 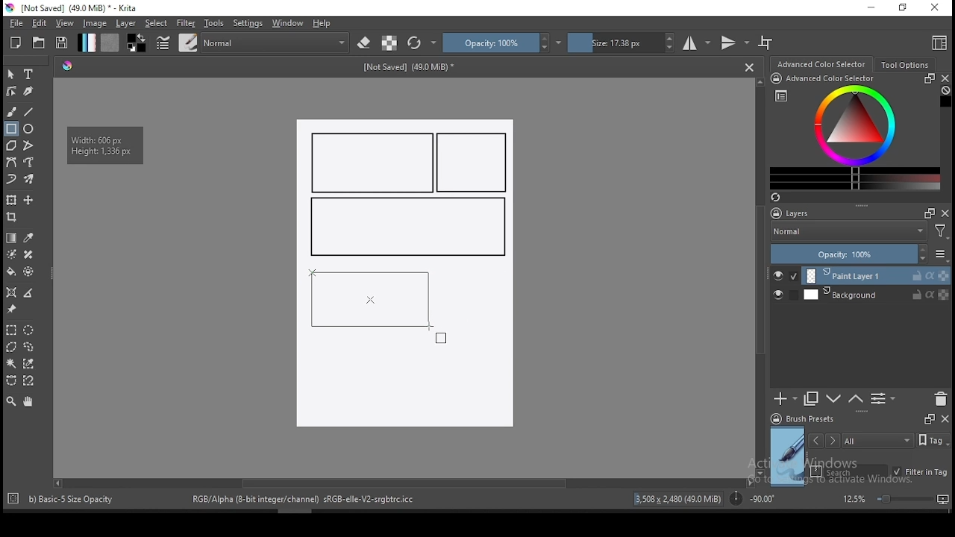 I want to click on help, so click(x=325, y=24).